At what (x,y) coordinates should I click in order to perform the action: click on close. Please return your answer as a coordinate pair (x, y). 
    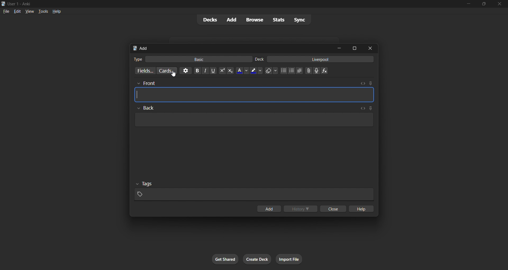
    Looking at the image, I should click on (500, 4).